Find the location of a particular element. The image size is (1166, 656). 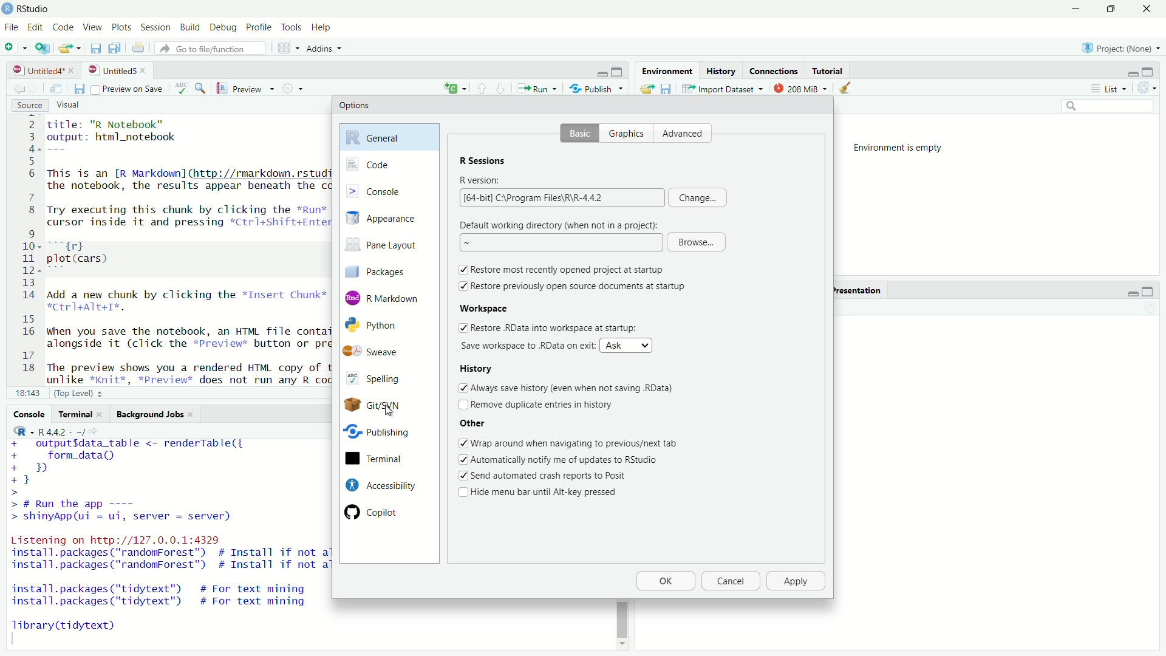

logo is located at coordinates (9, 9).